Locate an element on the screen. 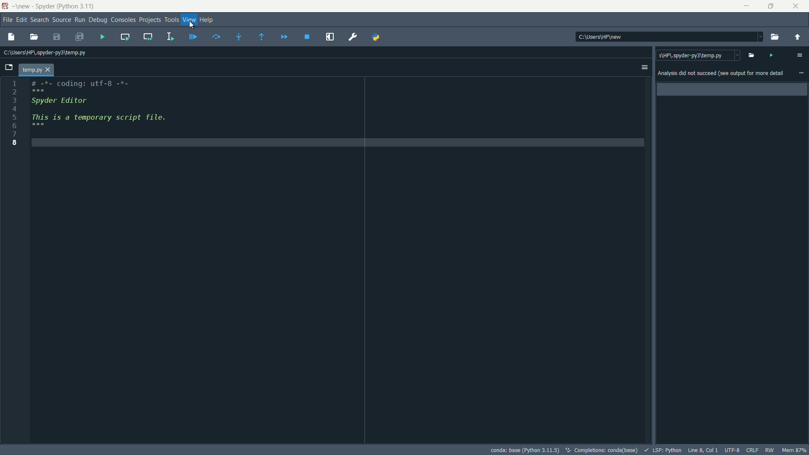 The height and width of the screenshot is (455, 809). 3 is located at coordinates (16, 101).